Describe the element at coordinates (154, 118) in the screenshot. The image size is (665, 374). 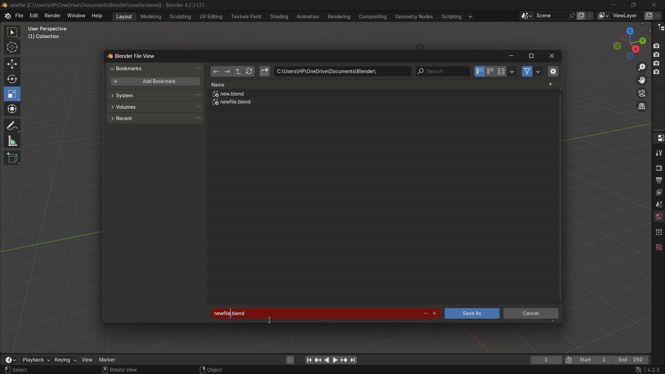
I see `recent` at that location.